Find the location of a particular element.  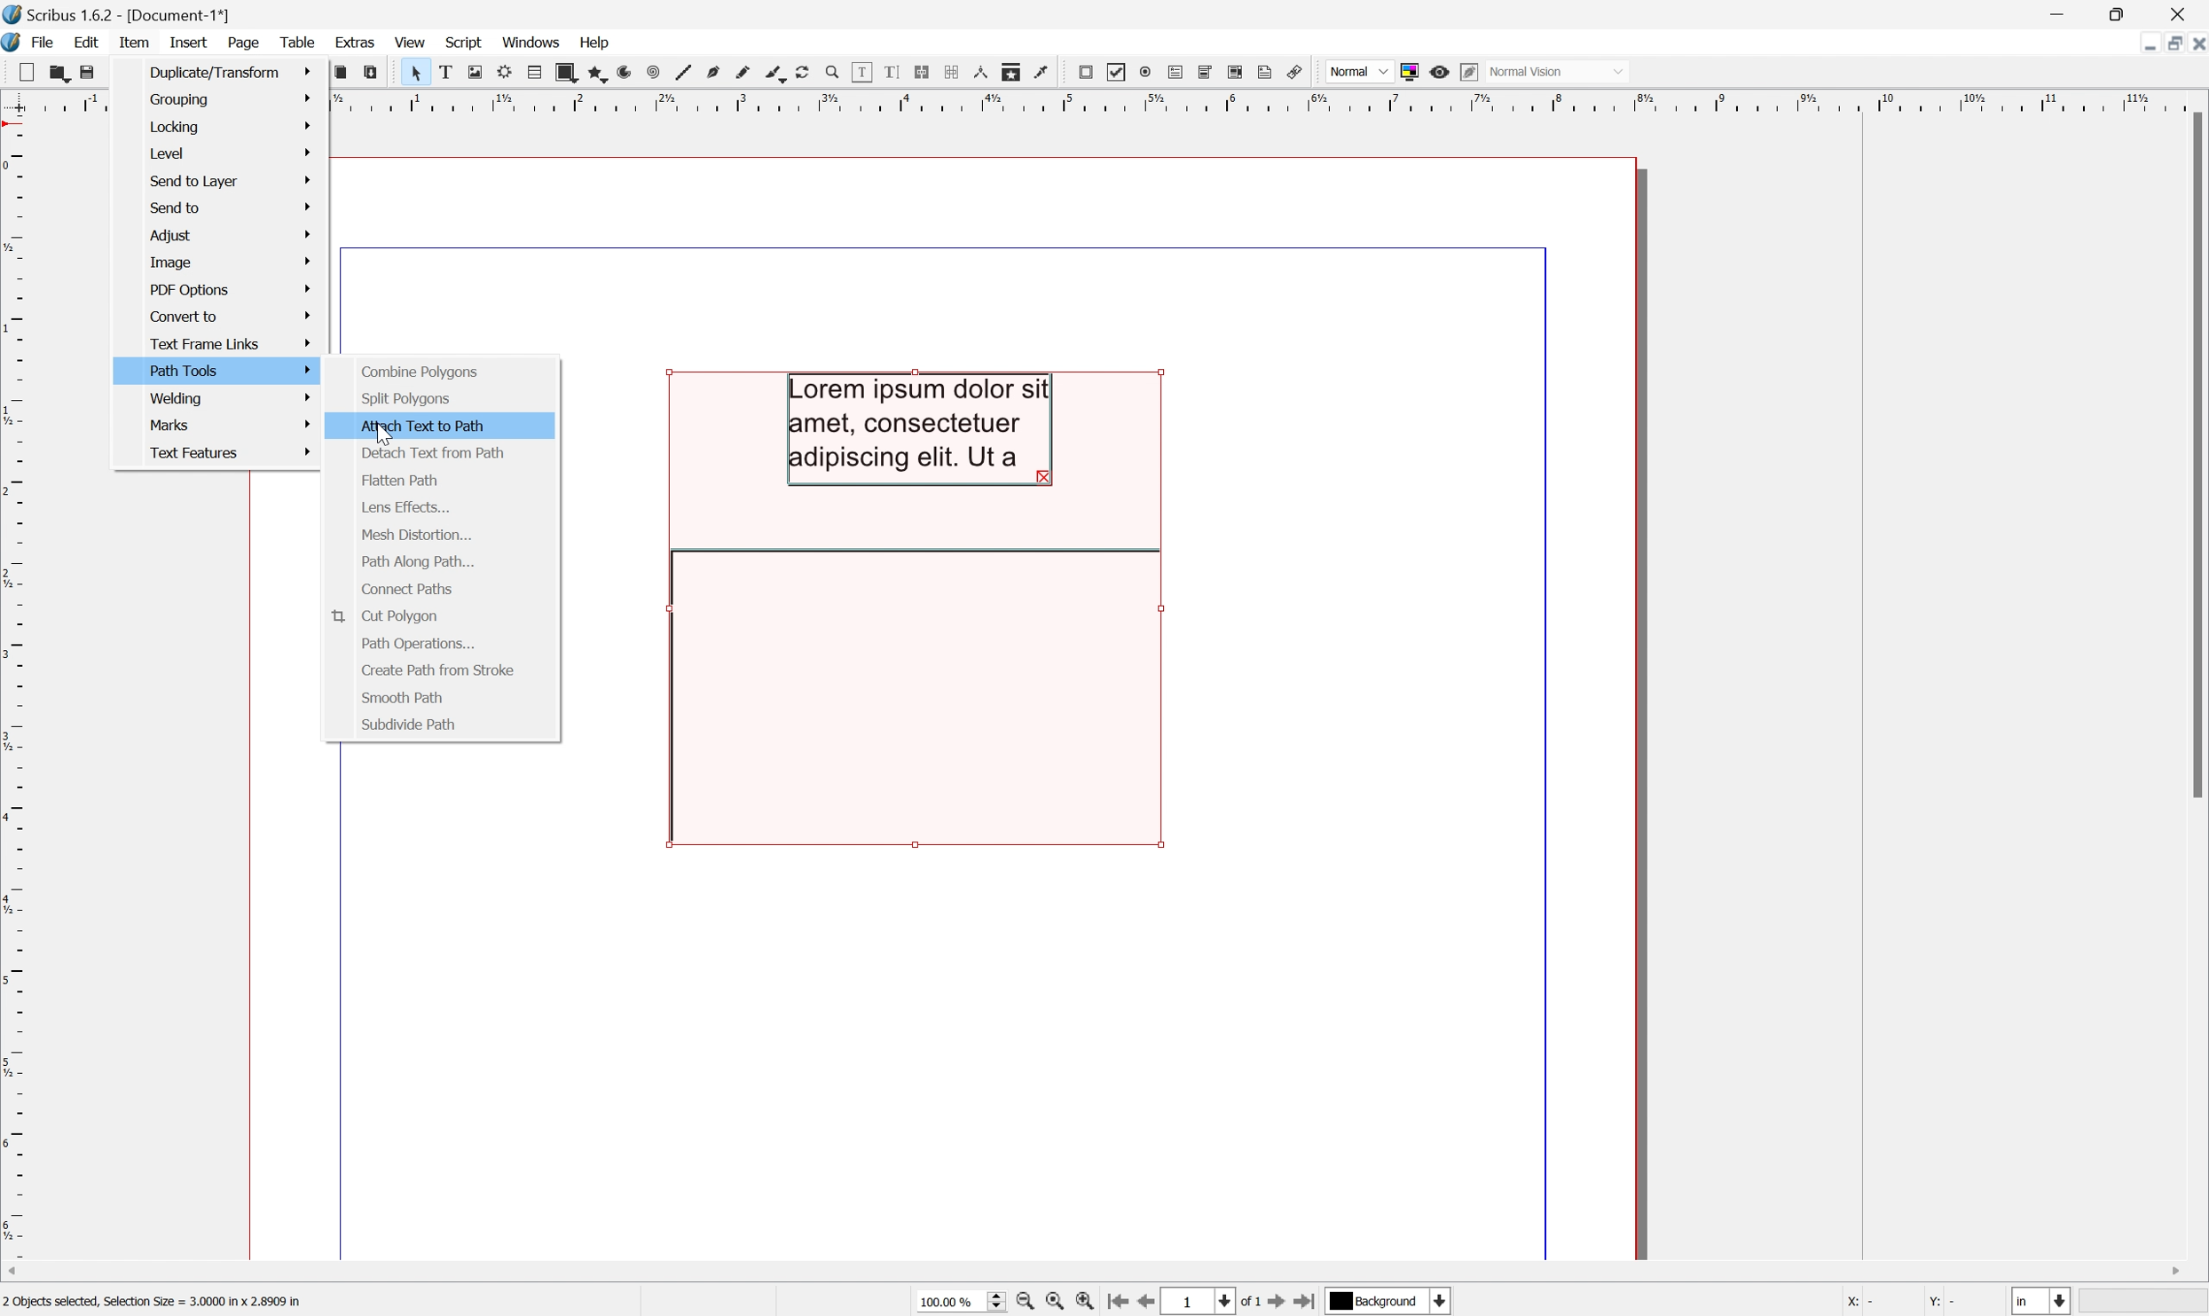

File is located at coordinates (40, 42).